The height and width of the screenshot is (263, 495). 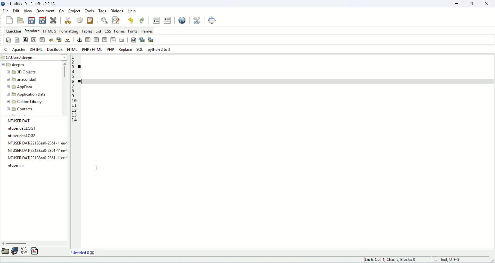 I want to click on cursor, so click(x=96, y=169).